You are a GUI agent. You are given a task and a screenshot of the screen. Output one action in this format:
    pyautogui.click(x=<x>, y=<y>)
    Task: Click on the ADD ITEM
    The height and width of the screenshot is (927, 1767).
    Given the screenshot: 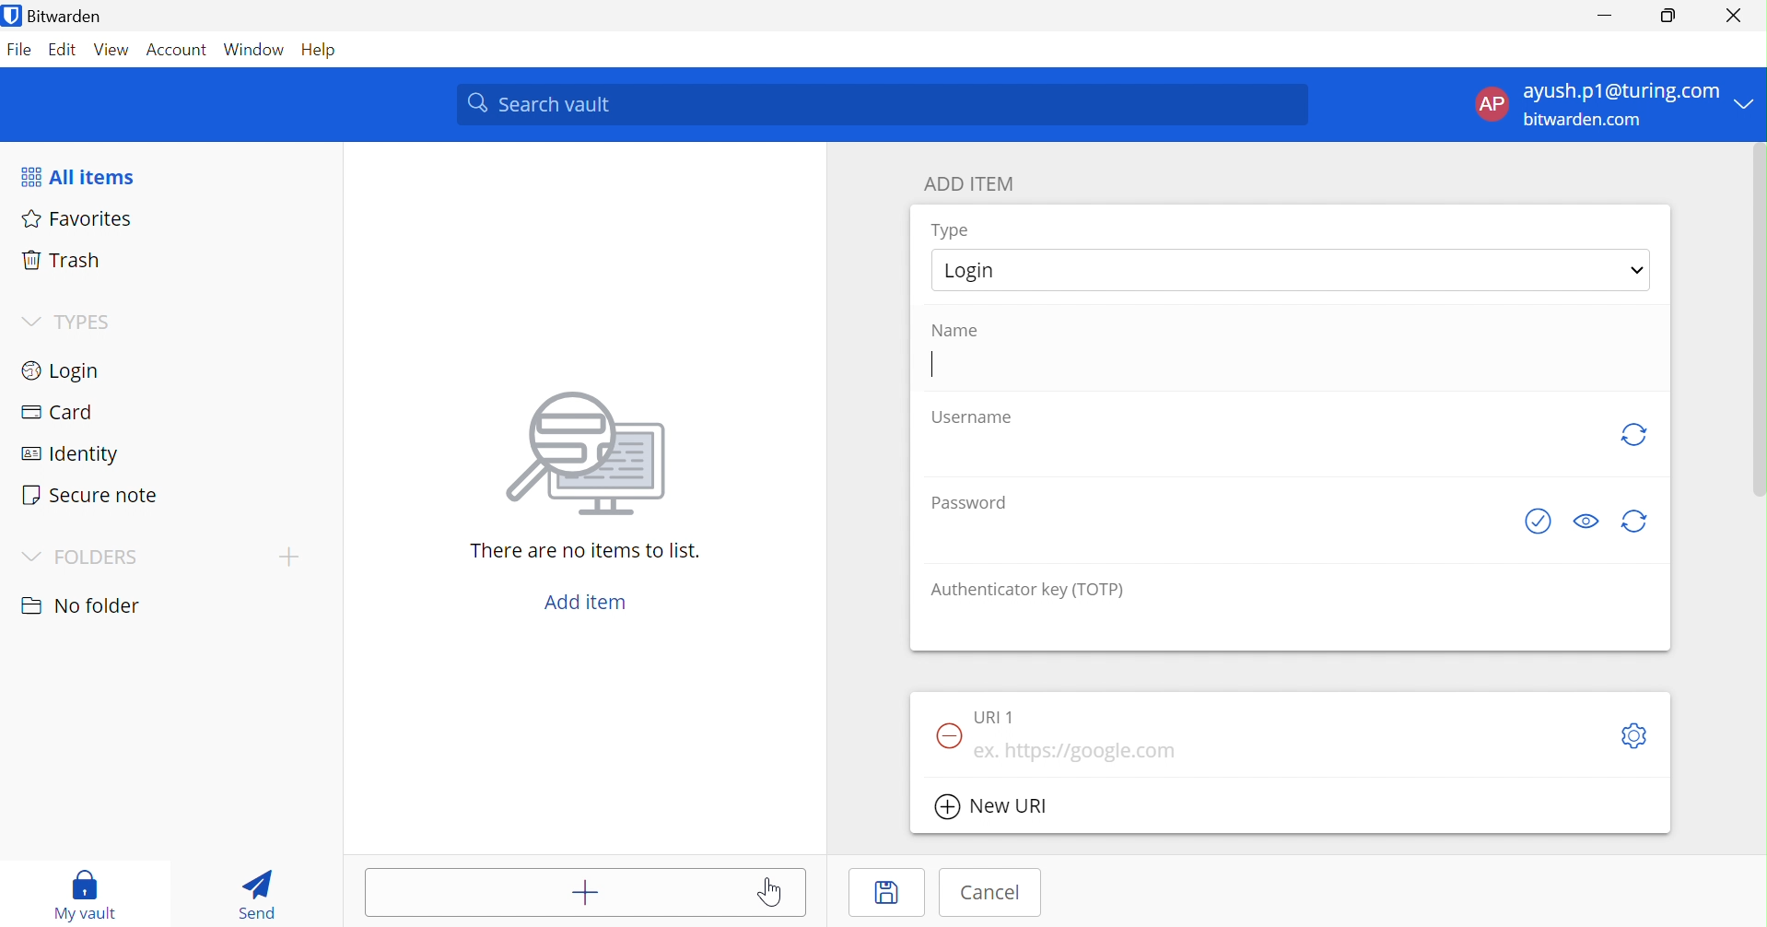 What is the action you would take?
    pyautogui.click(x=971, y=185)
    